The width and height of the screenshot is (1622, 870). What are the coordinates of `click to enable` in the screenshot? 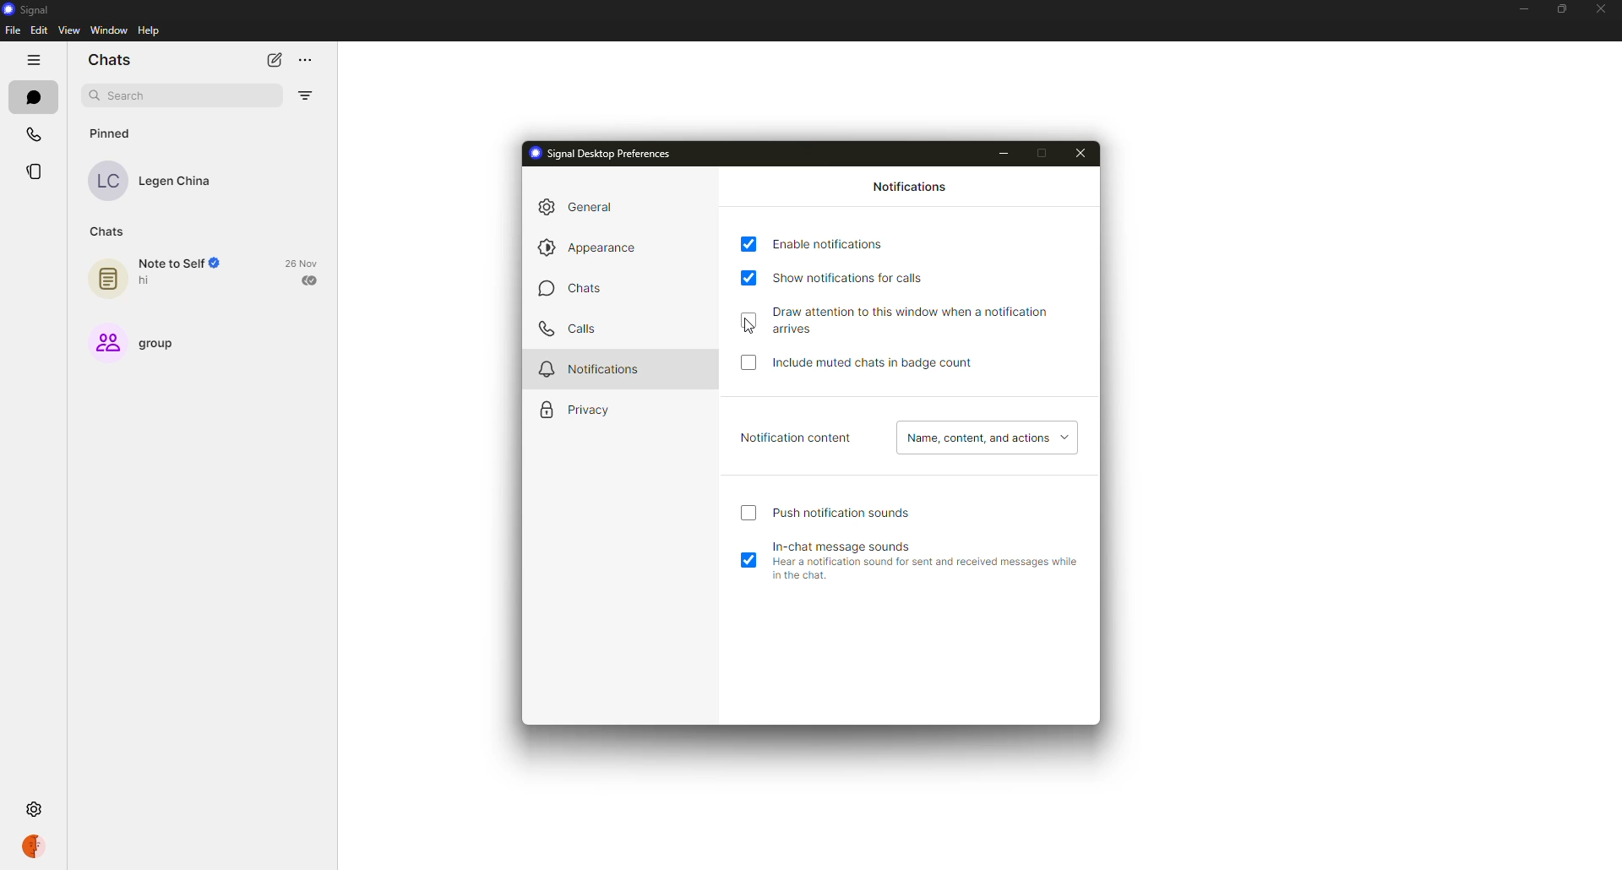 It's located at (751, 320).